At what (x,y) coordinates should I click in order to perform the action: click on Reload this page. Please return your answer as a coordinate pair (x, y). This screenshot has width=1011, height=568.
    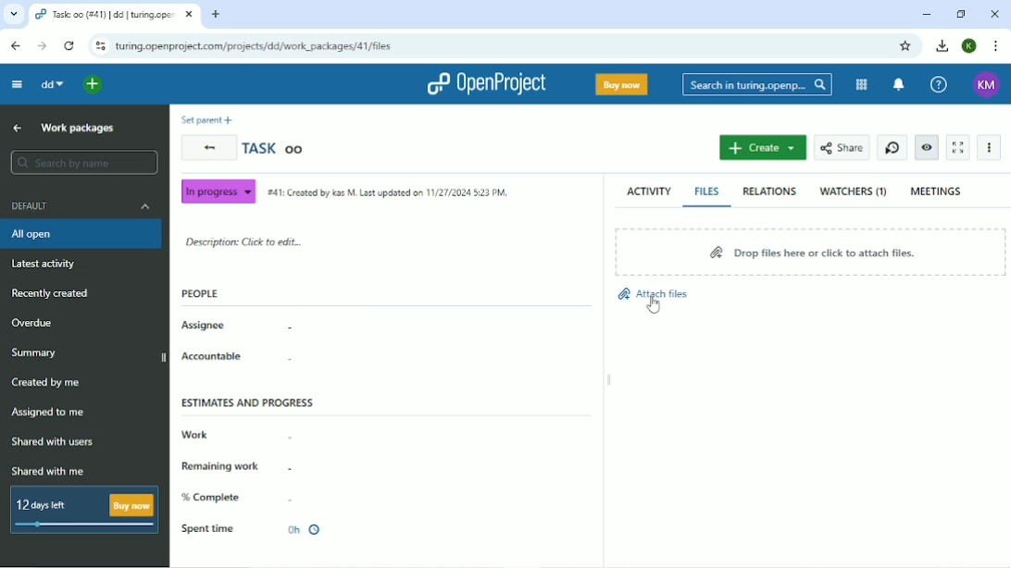
    Looking at the image, I should click on (71, 46).